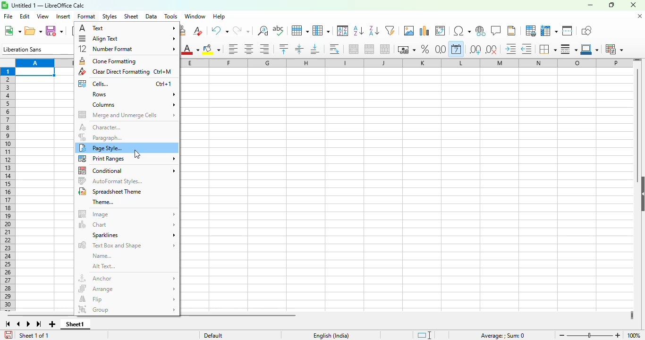 The width and height of the screenshot is (645, 340). I want to click on click to save the document, so click(9, 335).